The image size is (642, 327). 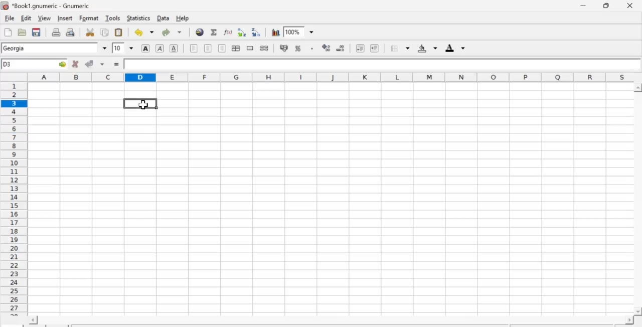 I want to click on Edit function, so click(x=228, y=34).